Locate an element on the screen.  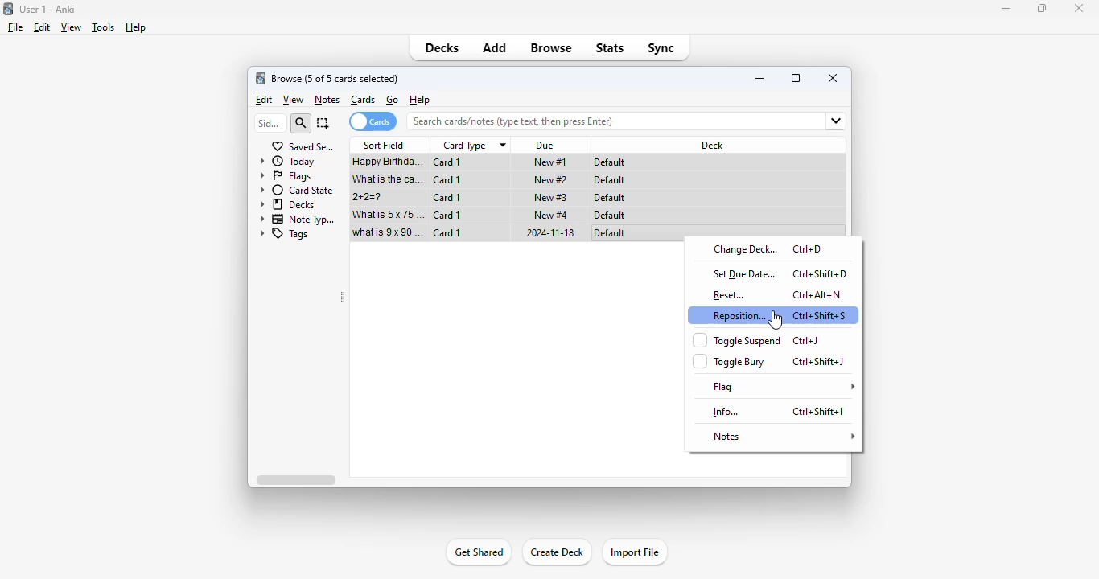
default is located at coordinates (609, 180).